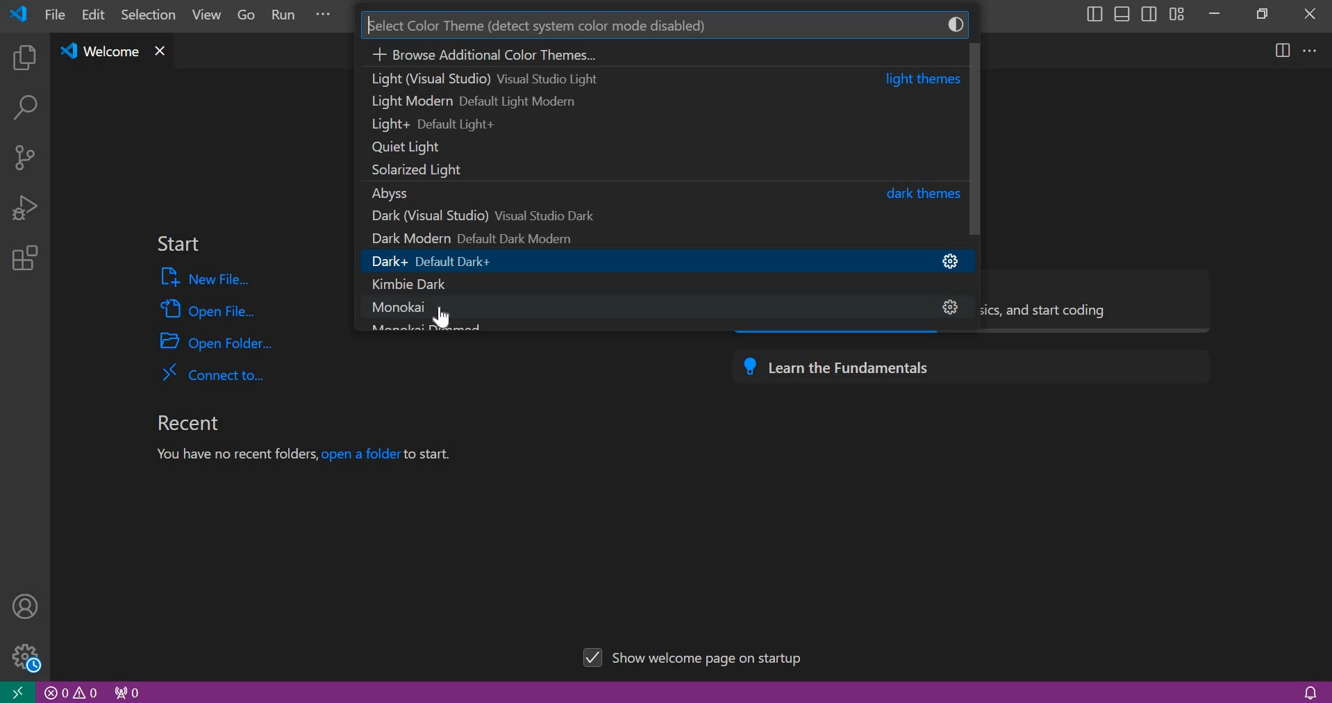  I want to click on dark+, so click(659, 261).